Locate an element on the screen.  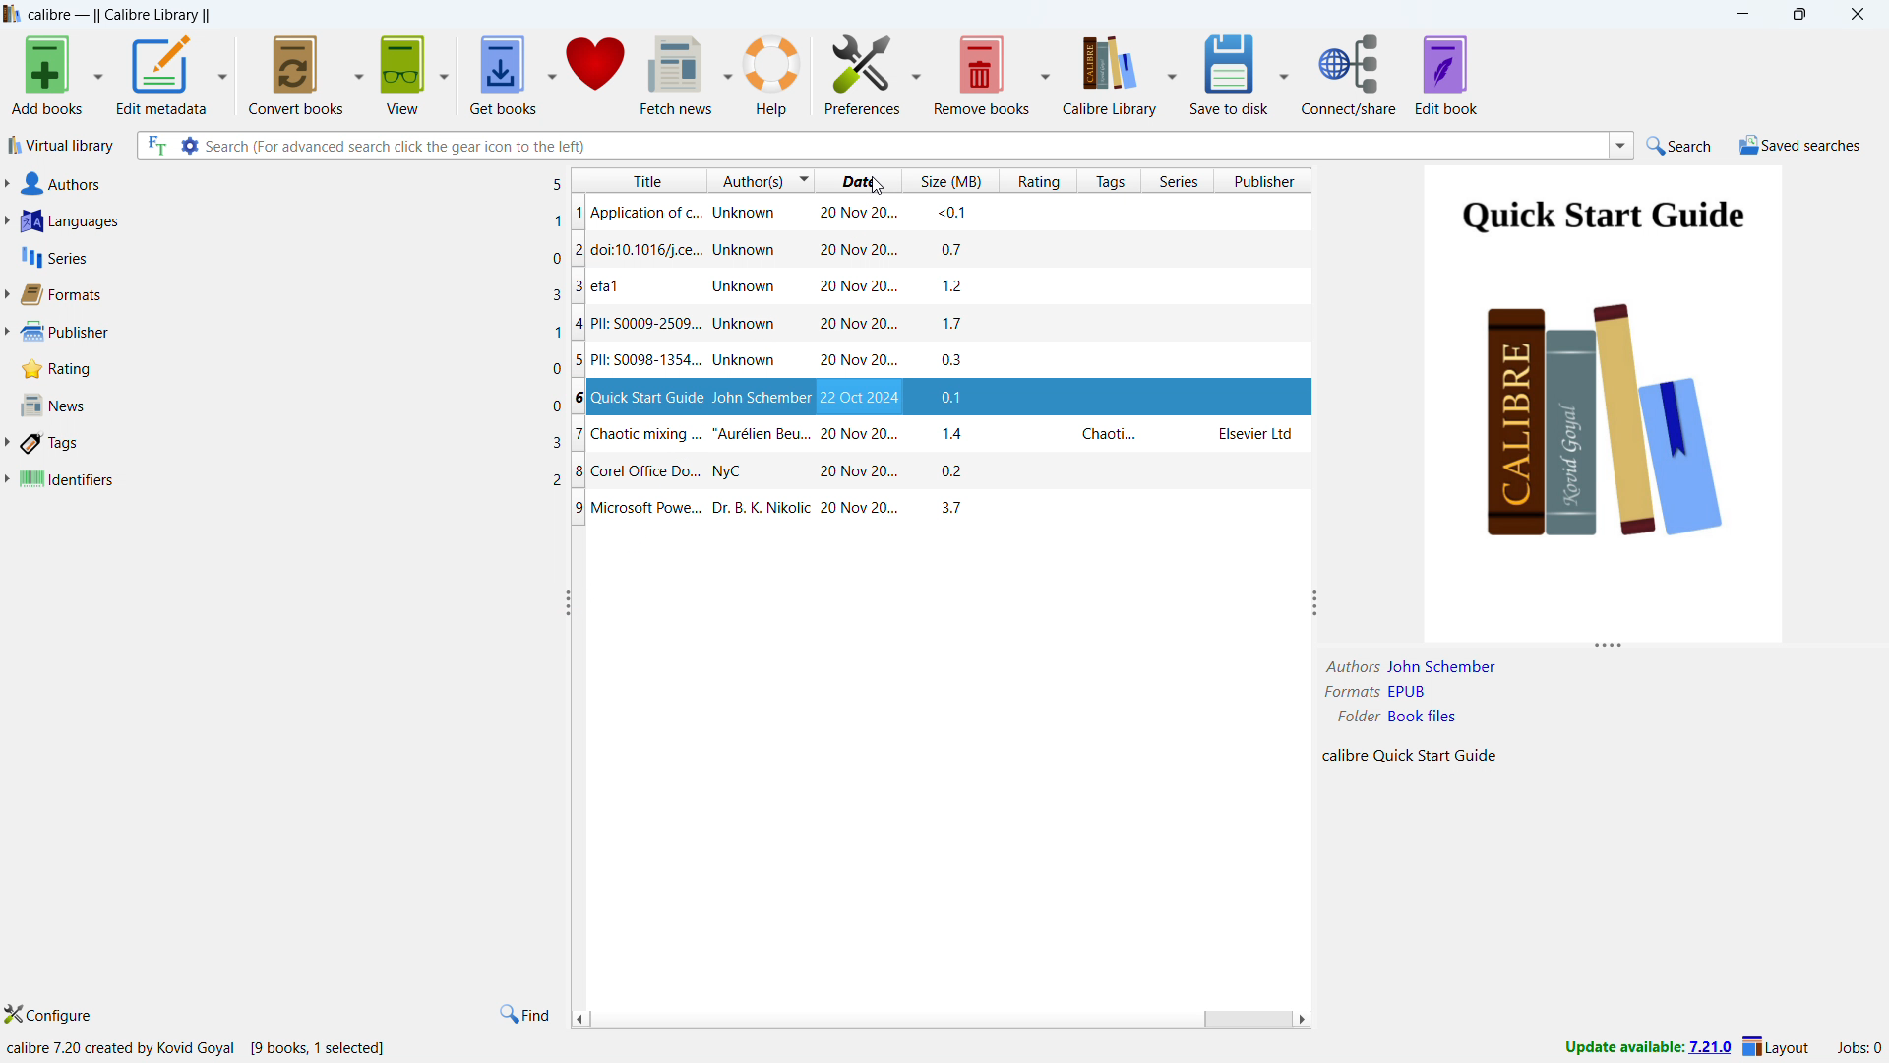
0.7 is located at coordinates (959, 251).